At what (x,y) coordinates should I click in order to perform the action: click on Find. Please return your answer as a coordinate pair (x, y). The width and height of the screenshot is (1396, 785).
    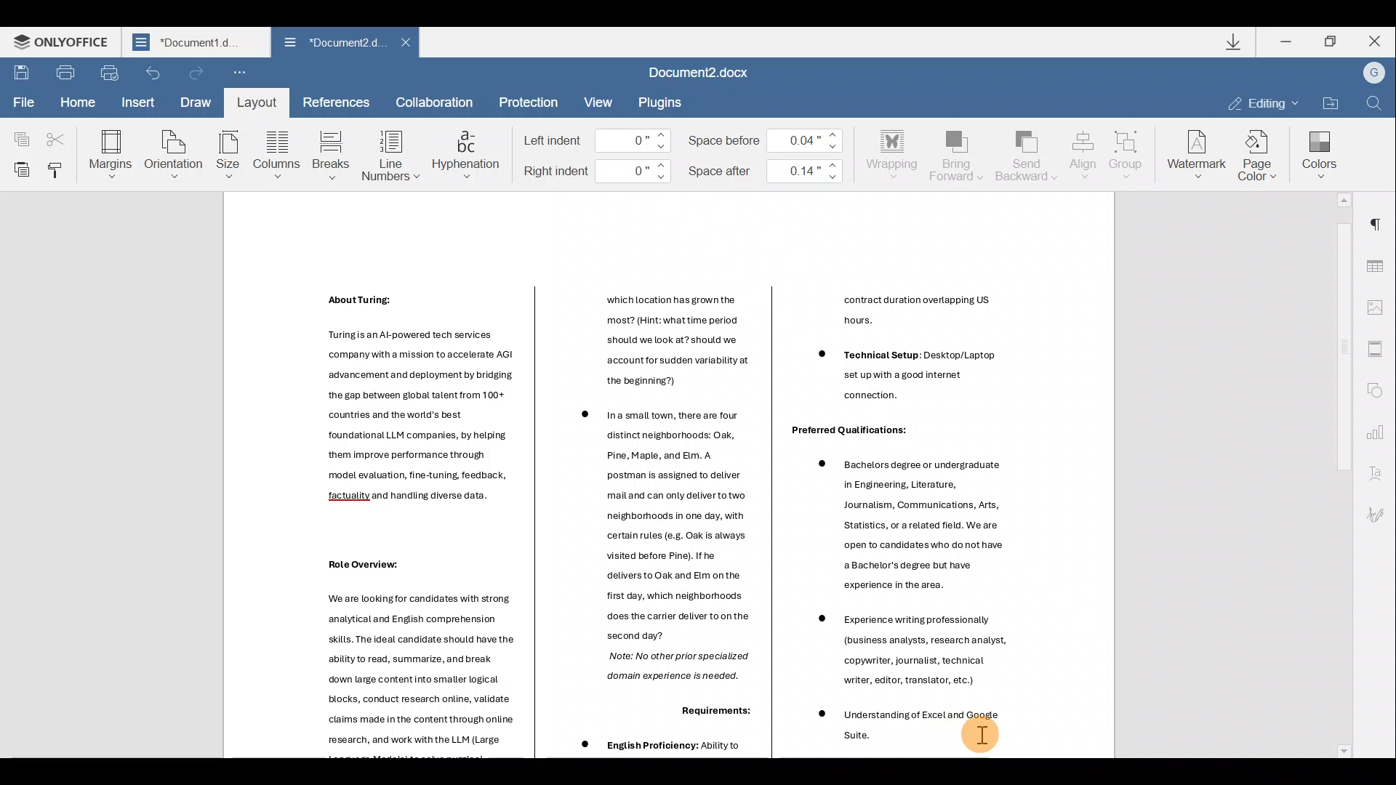
    Looking at the image, I should click on (1375, 104).